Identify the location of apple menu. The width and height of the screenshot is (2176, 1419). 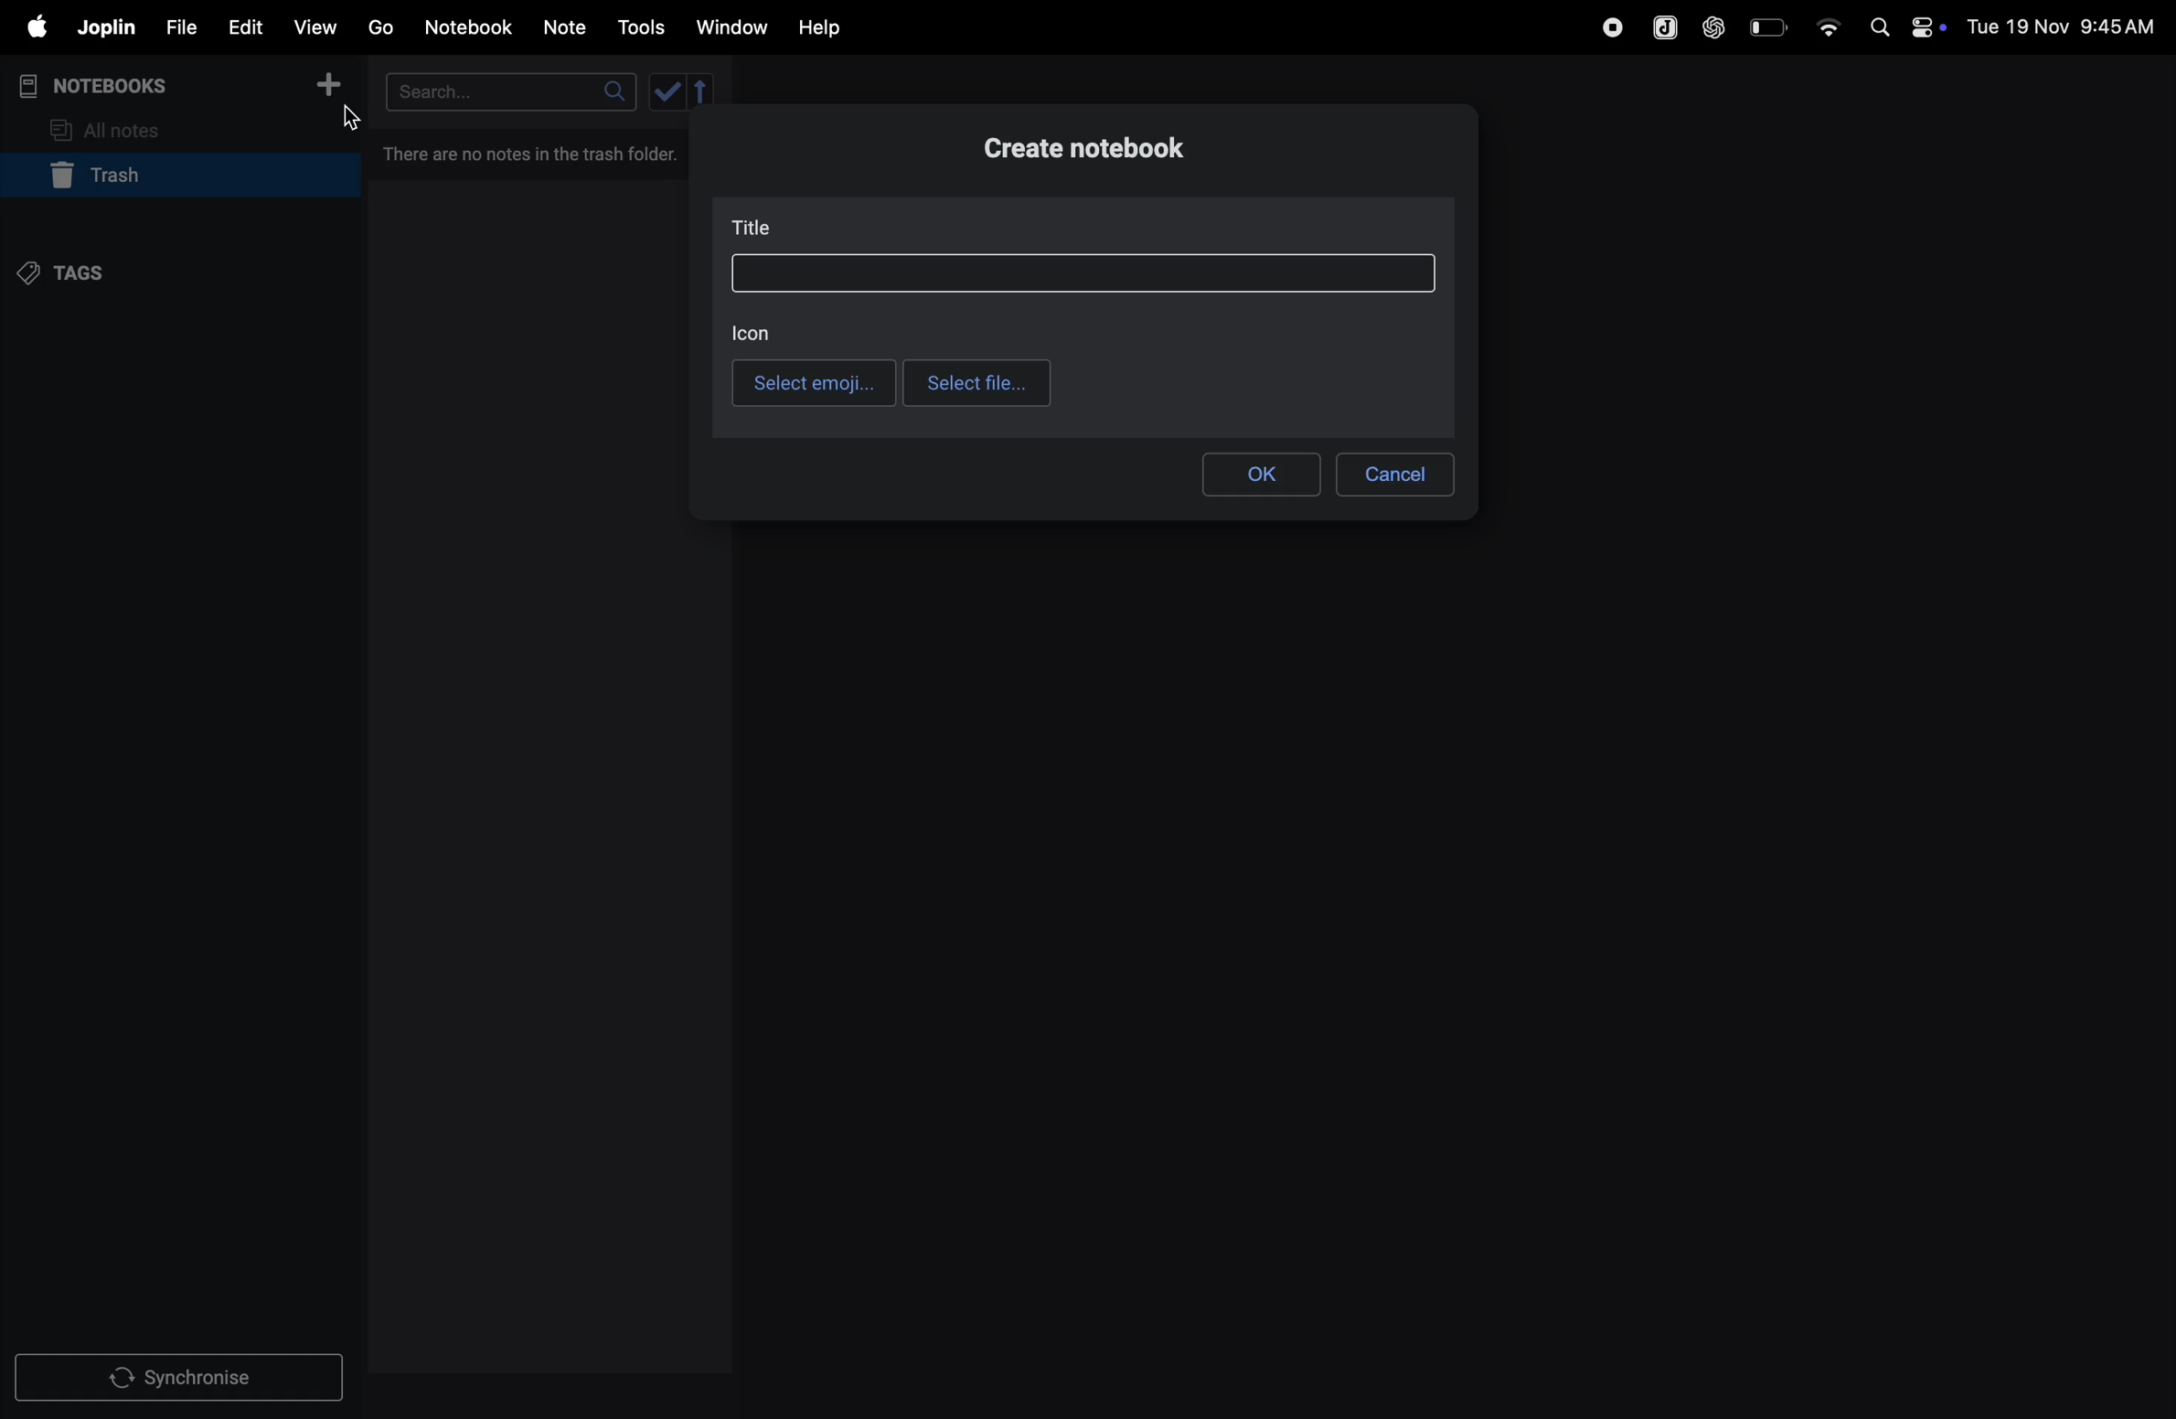
(29, 28).